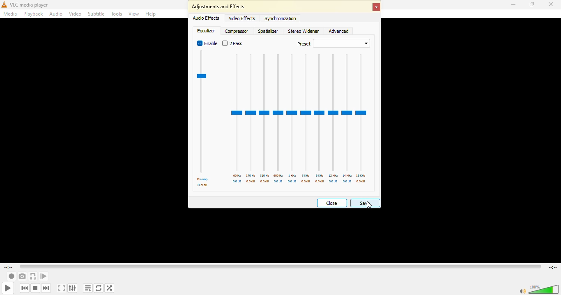  What do you see at coordinates (117, 14) in the screenshot?
I see `tools` at bounding box center [117, 14].